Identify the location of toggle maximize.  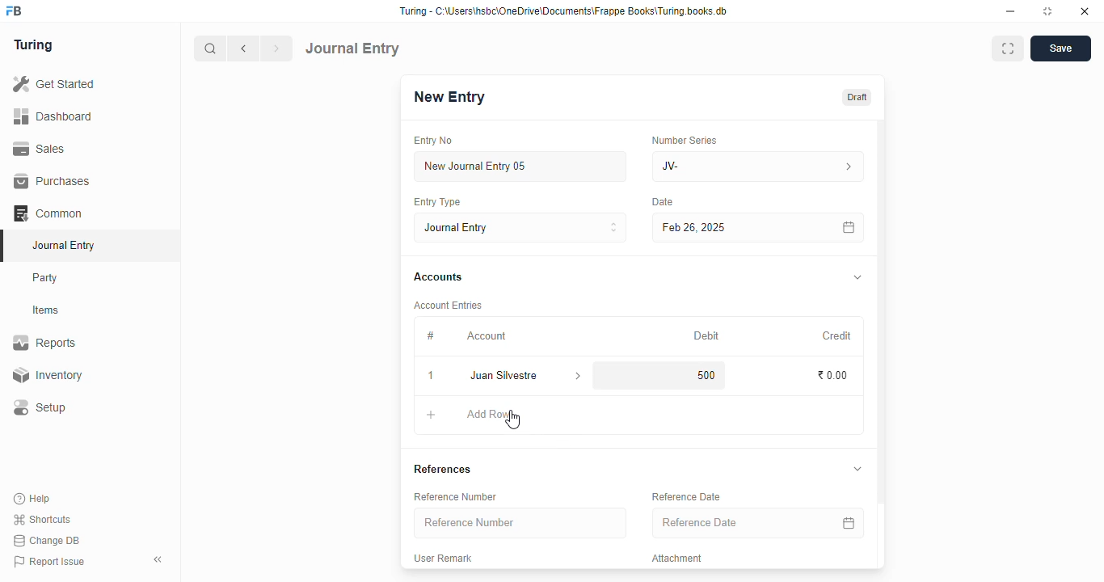
(1047, 11).